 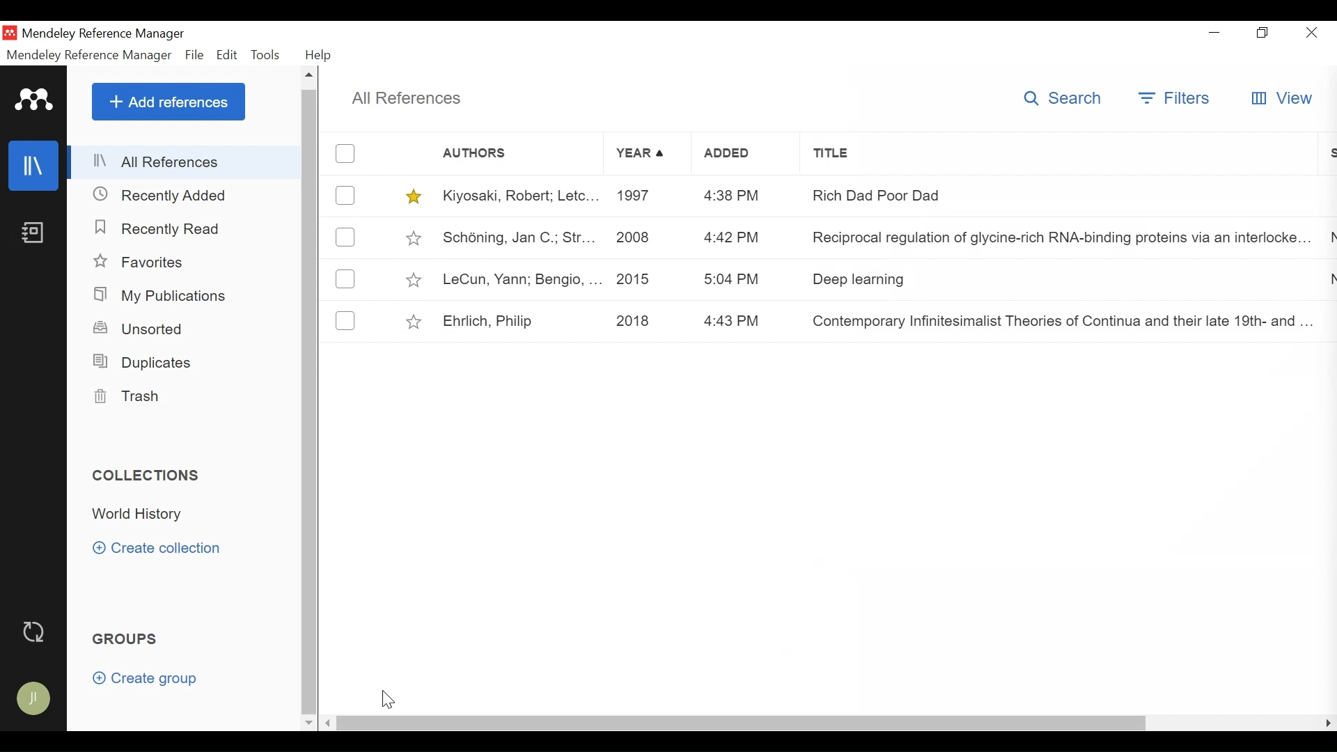 What do you see at coordinates (268, 55) in the screenshot?
I see `Tools` at bounding box center [268, 55].